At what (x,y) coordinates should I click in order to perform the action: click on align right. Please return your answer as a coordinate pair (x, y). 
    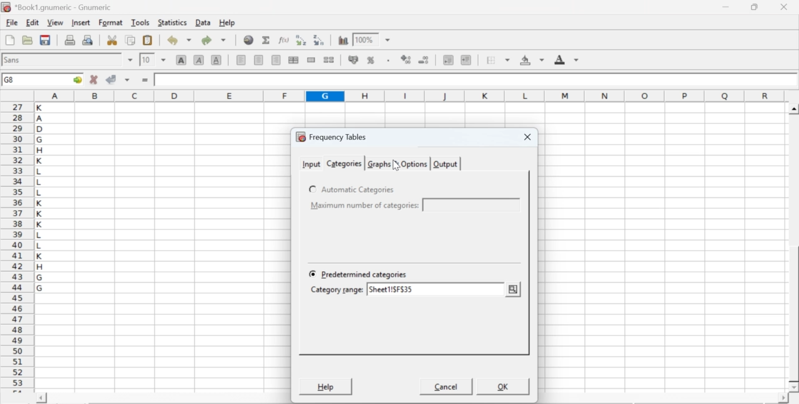
    Looking at the image, I should click on (276, 60).